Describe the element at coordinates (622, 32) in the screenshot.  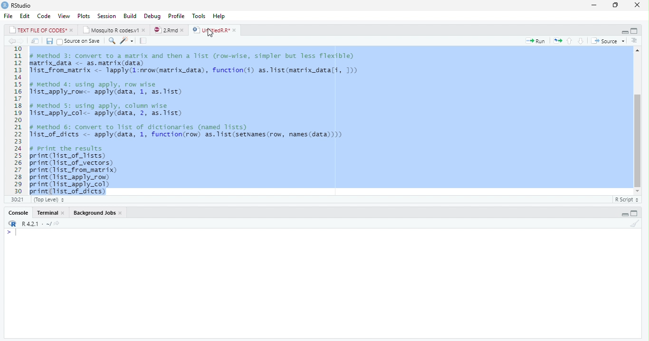
I see `Hide` at that location.